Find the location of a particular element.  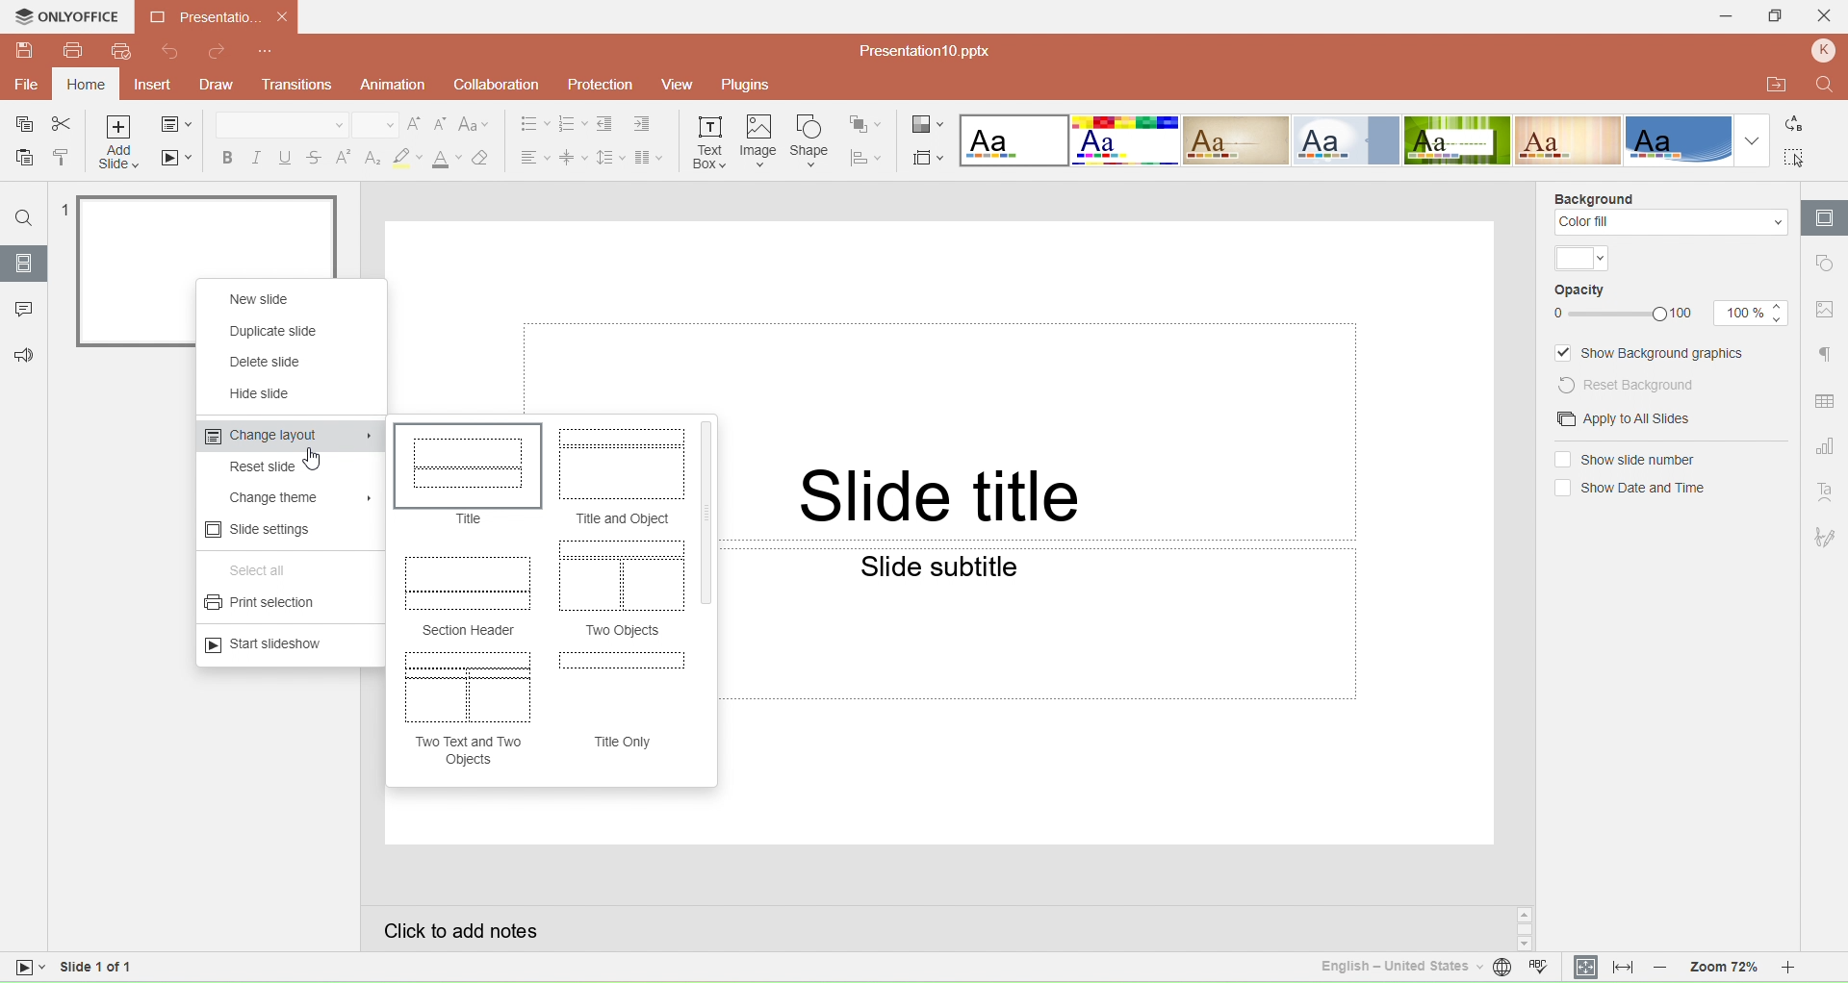

Only office is located at coordinates (68, 19).